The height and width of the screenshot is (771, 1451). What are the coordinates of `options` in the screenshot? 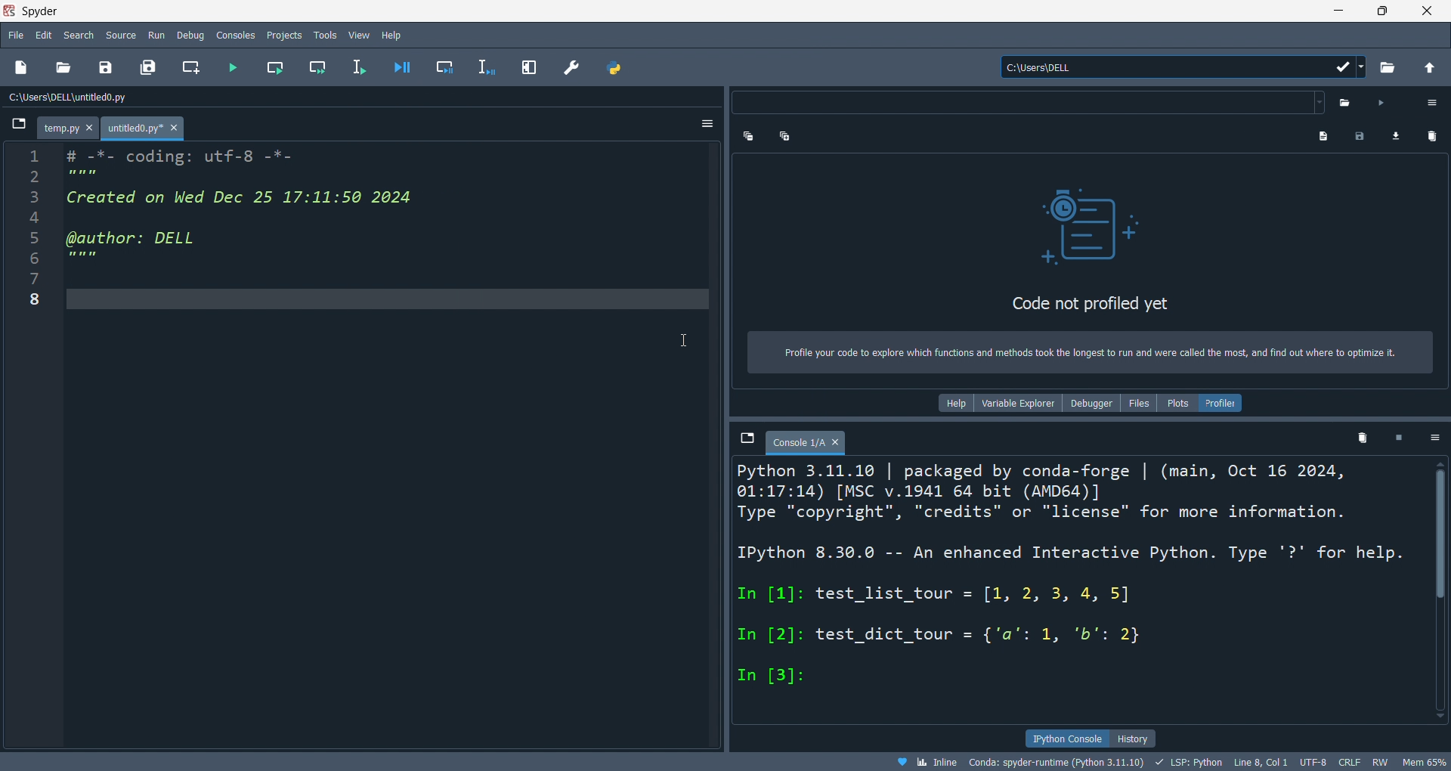 It's located at (1434, 438).